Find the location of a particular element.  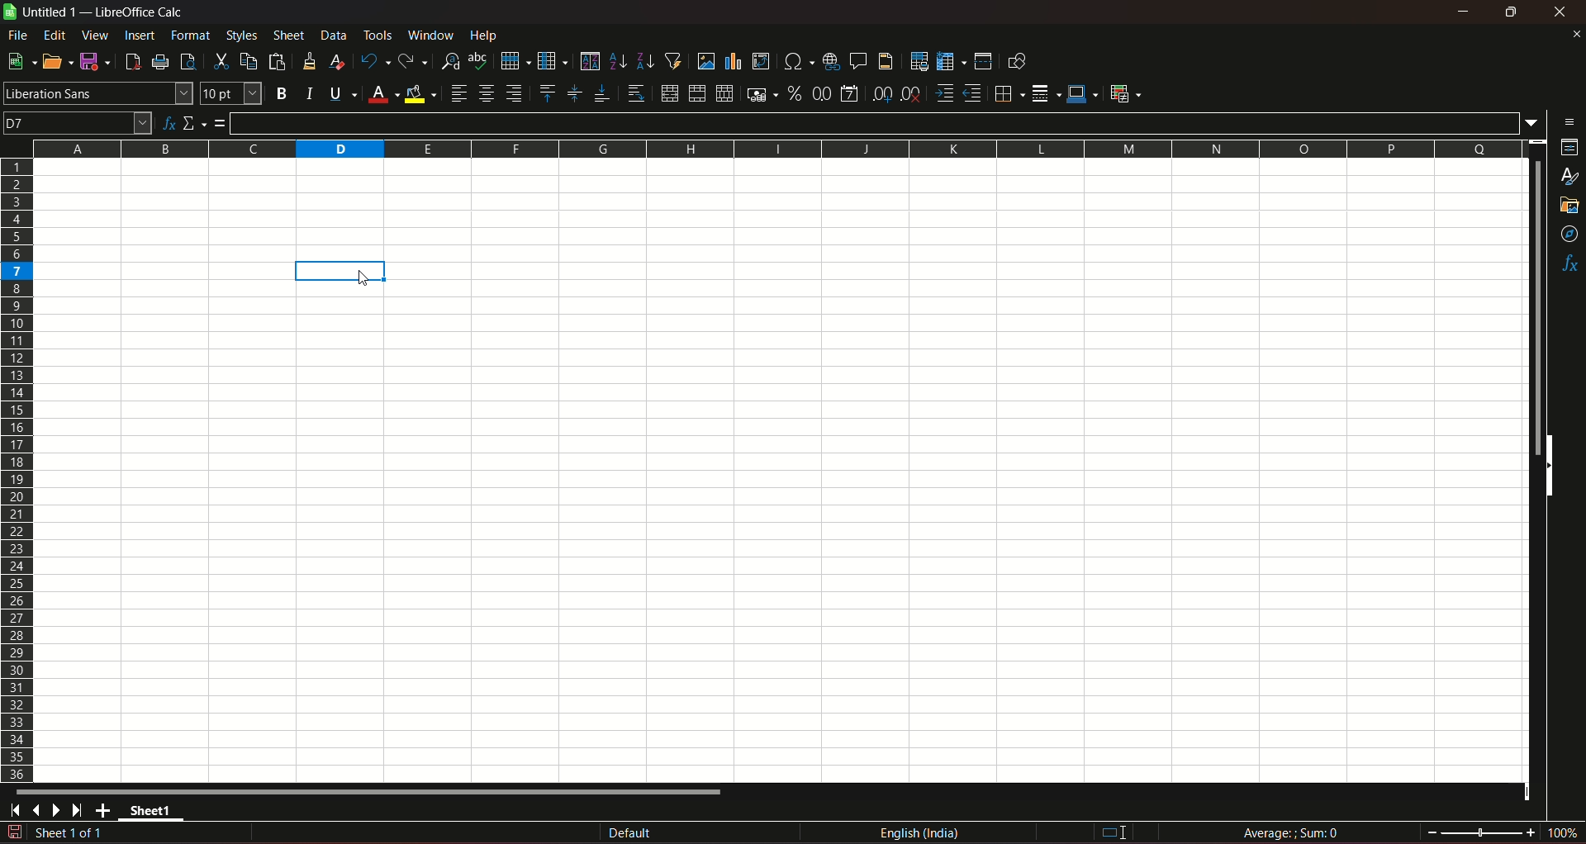

horizontal scrollbar is located at coordinates (370, 791).